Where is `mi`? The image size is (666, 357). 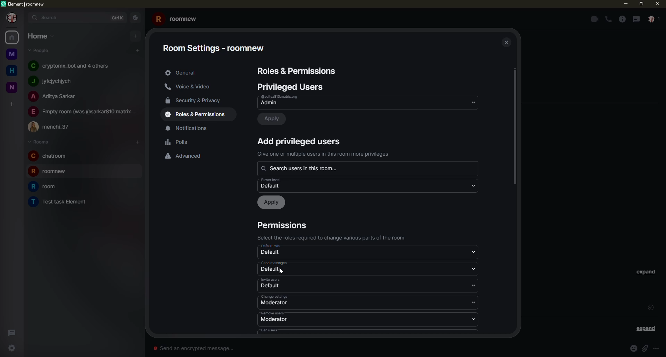 mi is located at coordinates (625, 4).